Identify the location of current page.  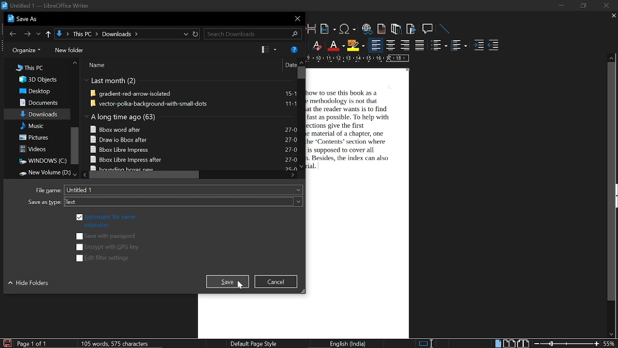
(32, 344).